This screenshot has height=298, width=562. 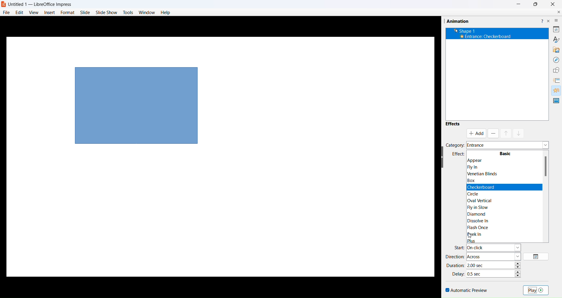 What do you see at coordinates (554, 70) in the screenshot?
I see `shapes` at bounding box center [554, 70].